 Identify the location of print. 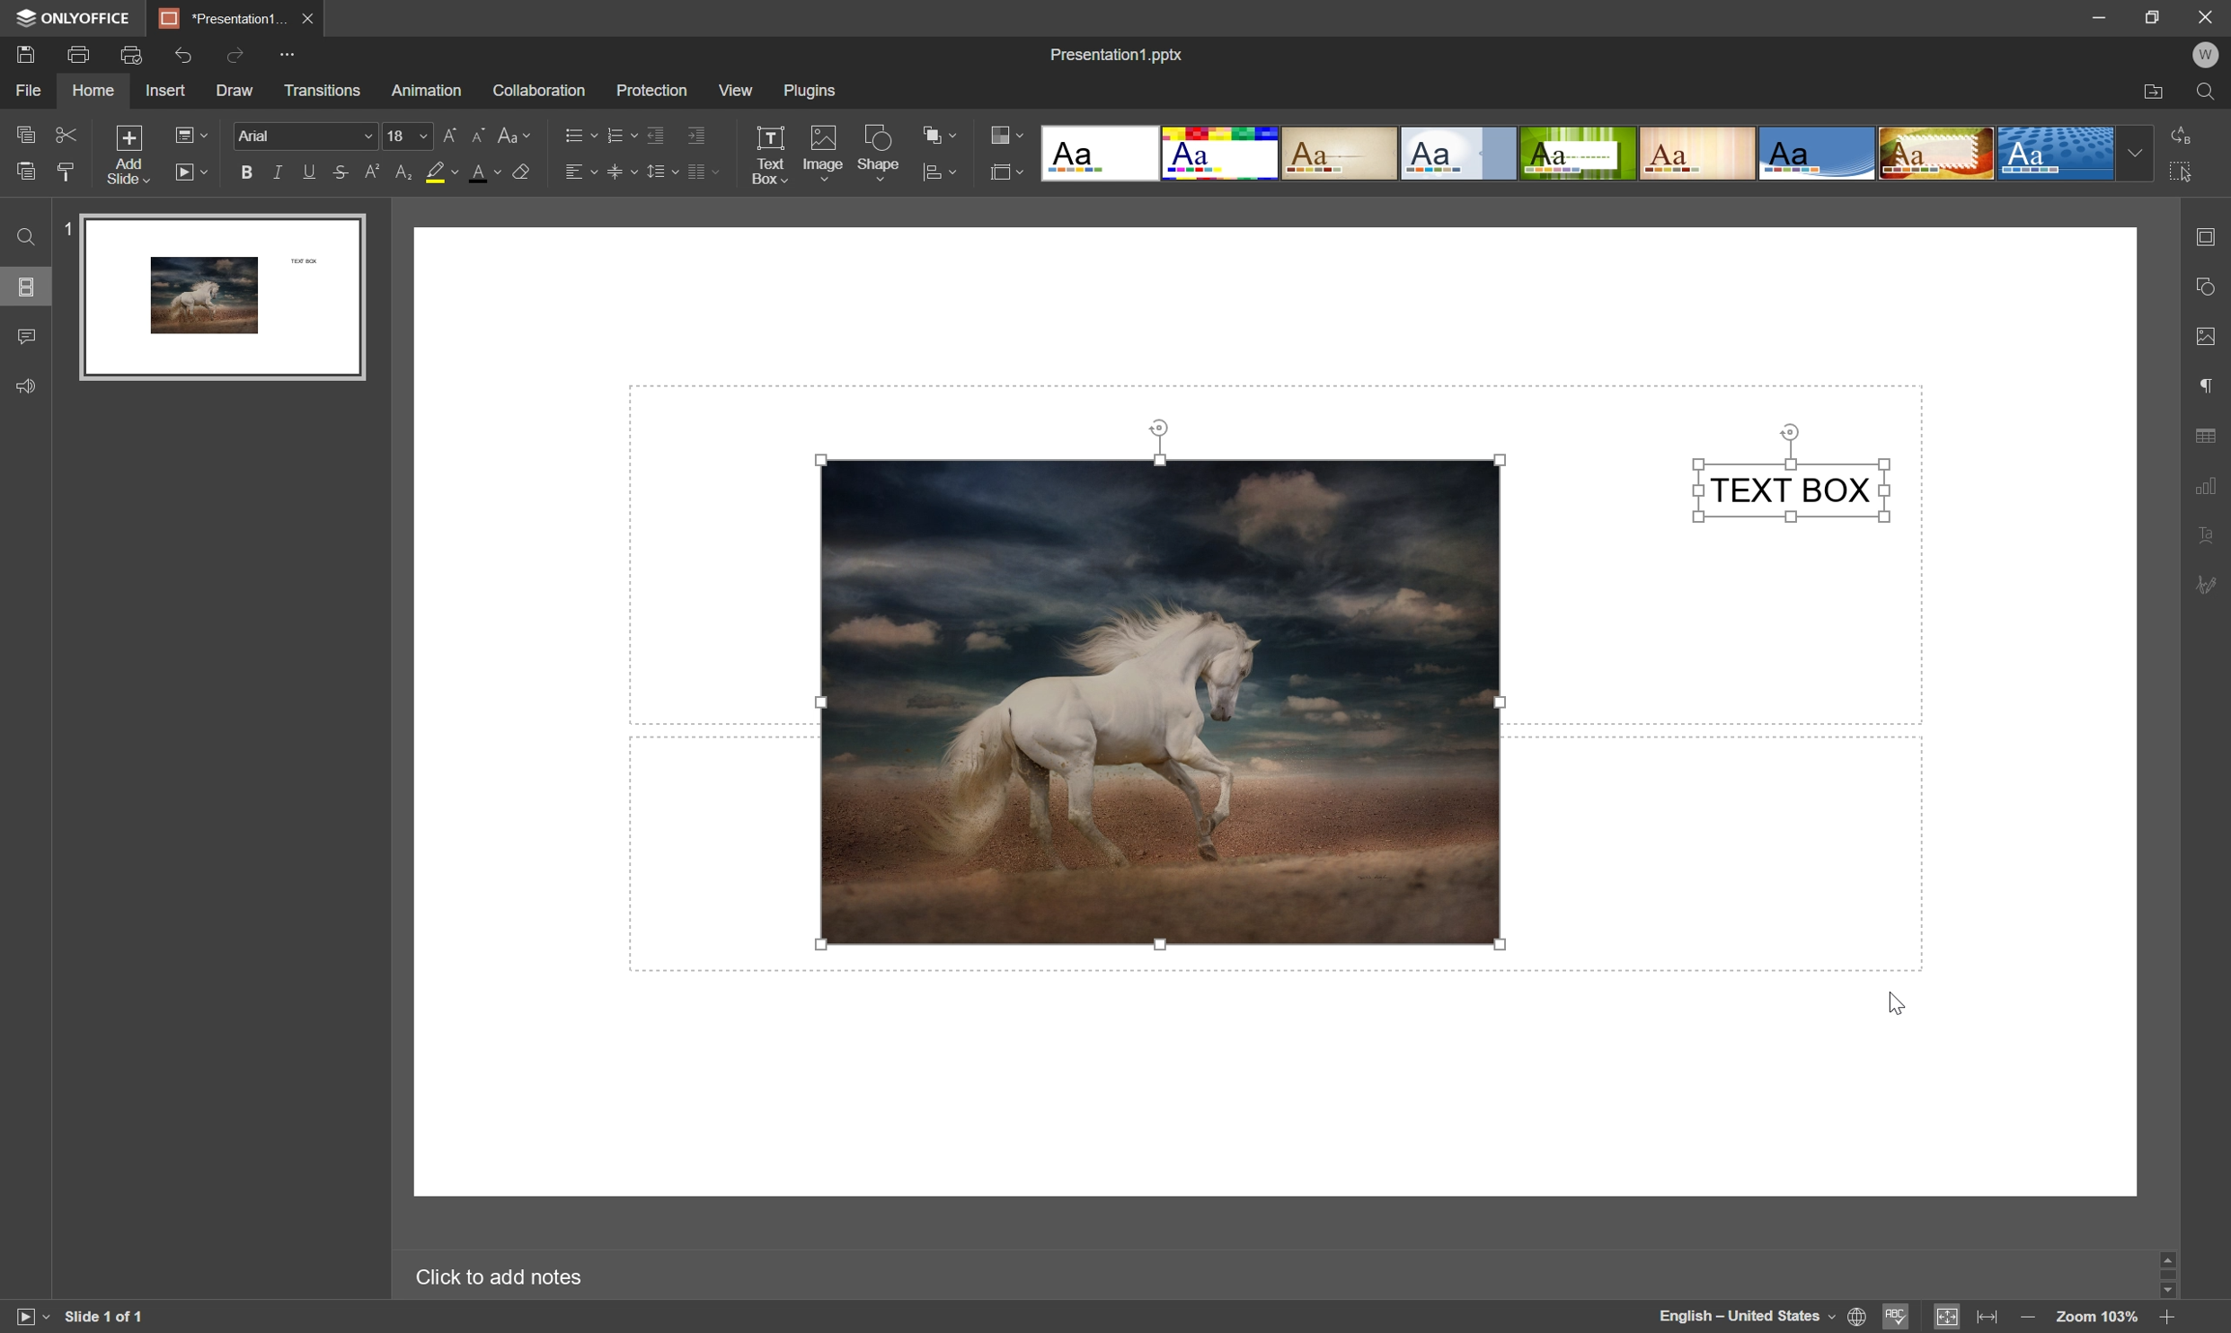
(80, 53).